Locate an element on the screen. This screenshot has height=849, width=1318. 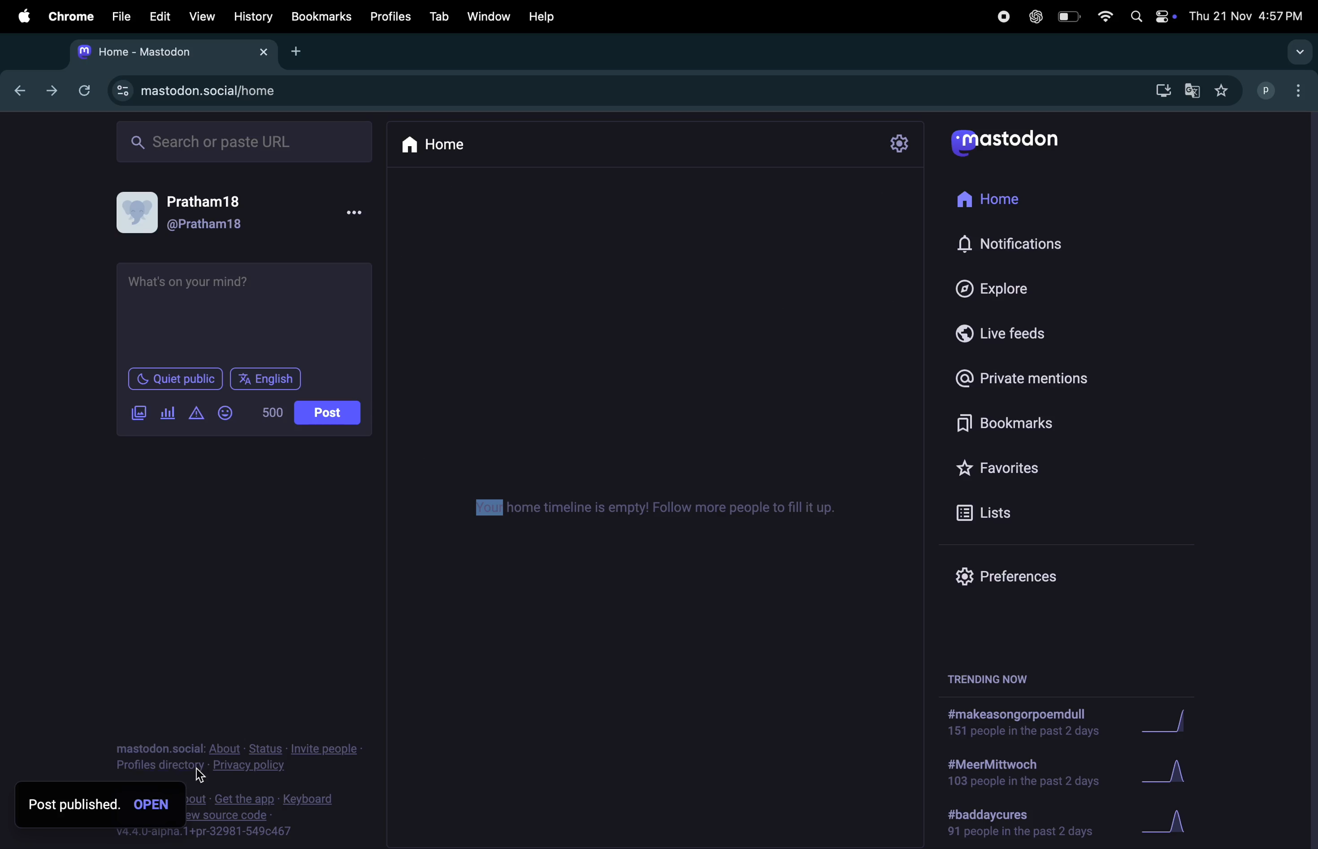
history is located at coordinates (253, 16).